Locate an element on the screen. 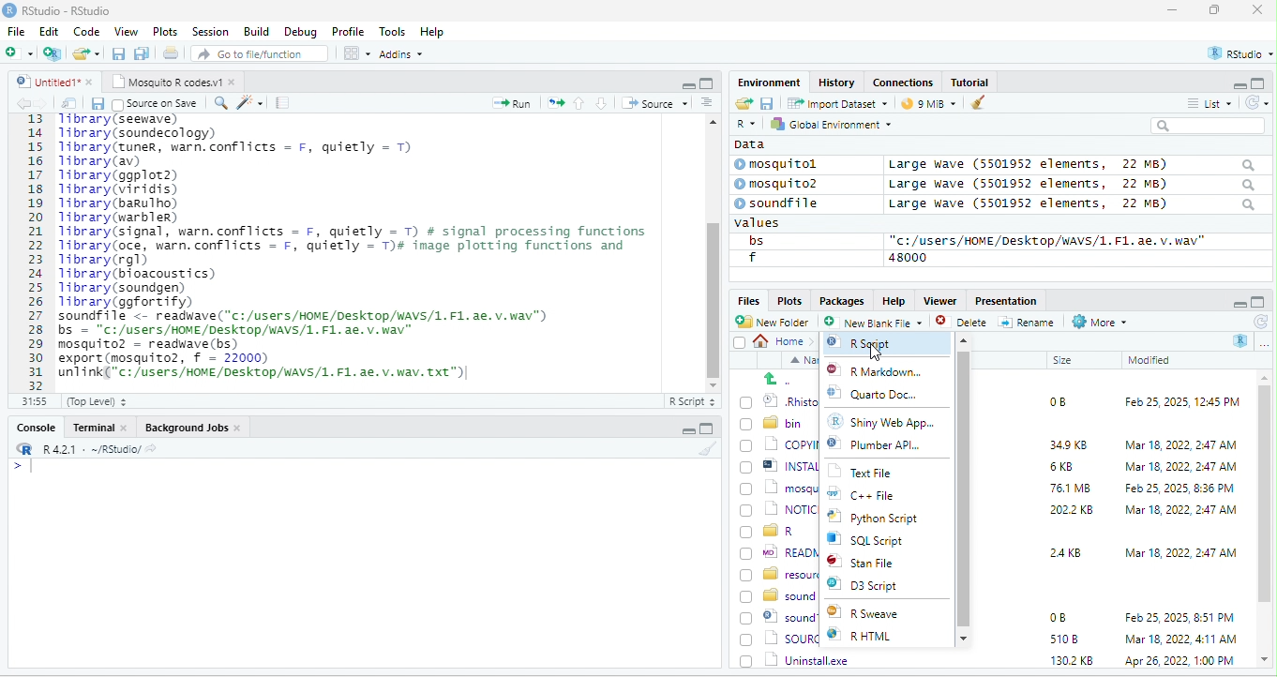  Edit is located at coordinates (51, 31).